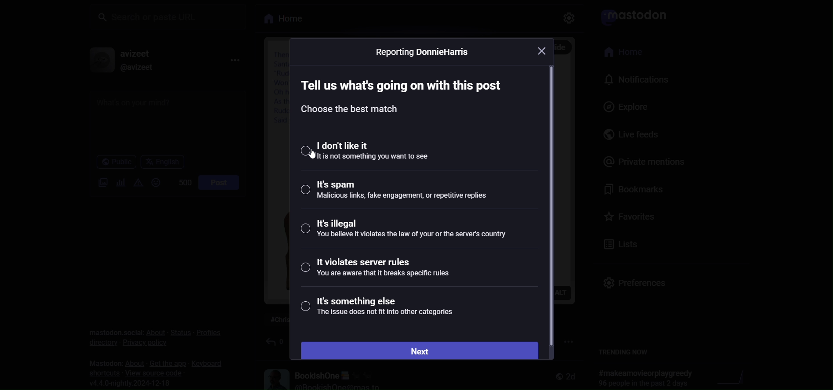 The height and width of the screenshot is (390, 833). Describe the element at coordinates (164, 121) in the screenshot. I see `What's on your mind?` at that location.